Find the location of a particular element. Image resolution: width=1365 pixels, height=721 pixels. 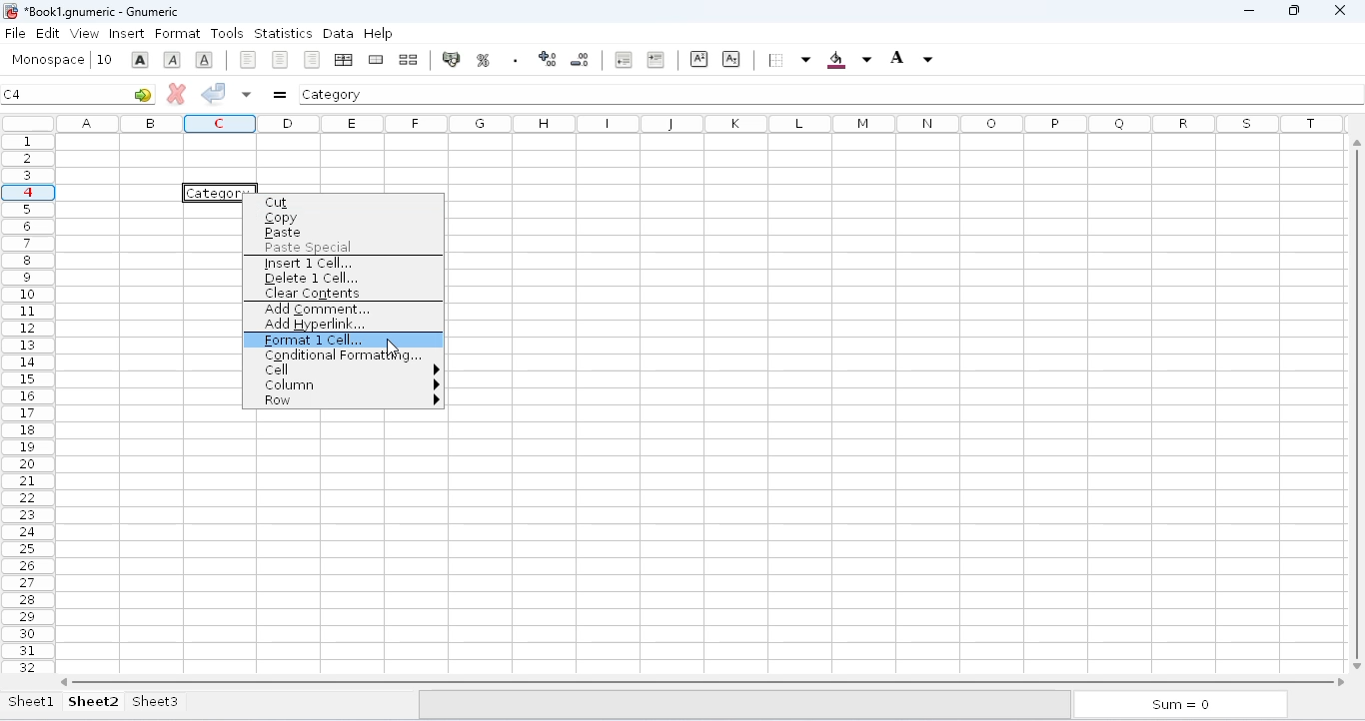

cell is located at coordinates (348, 369).